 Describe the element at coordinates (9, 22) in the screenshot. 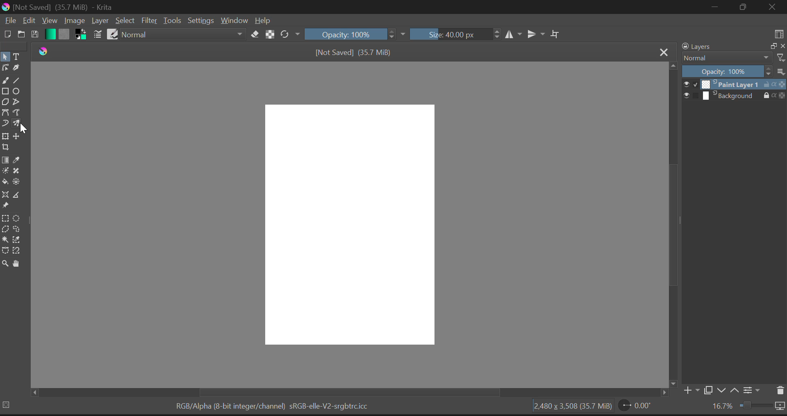

I see `File` at that location.